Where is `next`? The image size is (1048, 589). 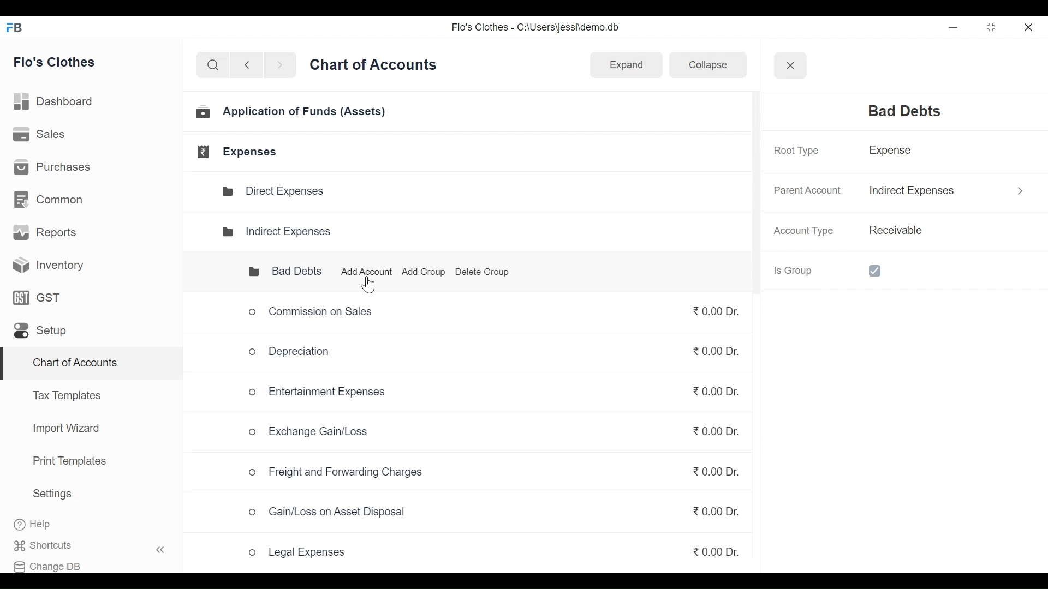
next is located at coordinates (282, 67).